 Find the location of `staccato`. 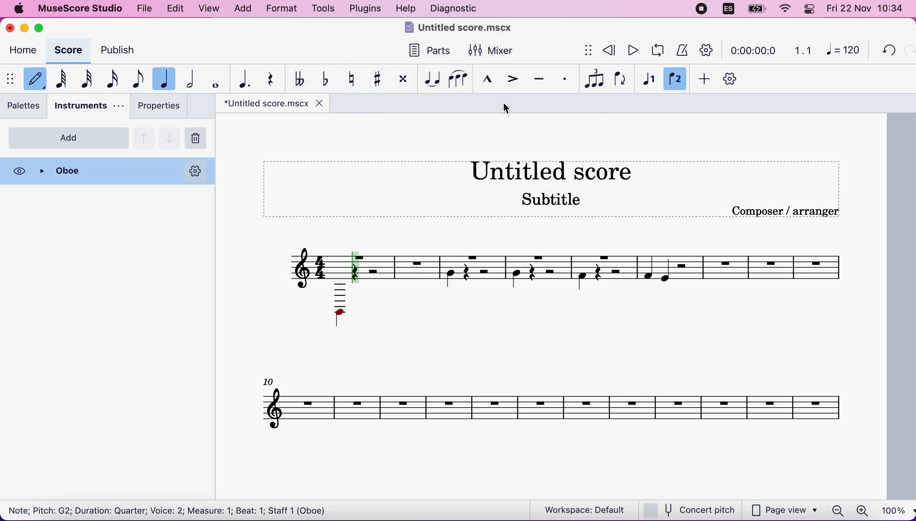

staccato is located at coordinates (563, 79).